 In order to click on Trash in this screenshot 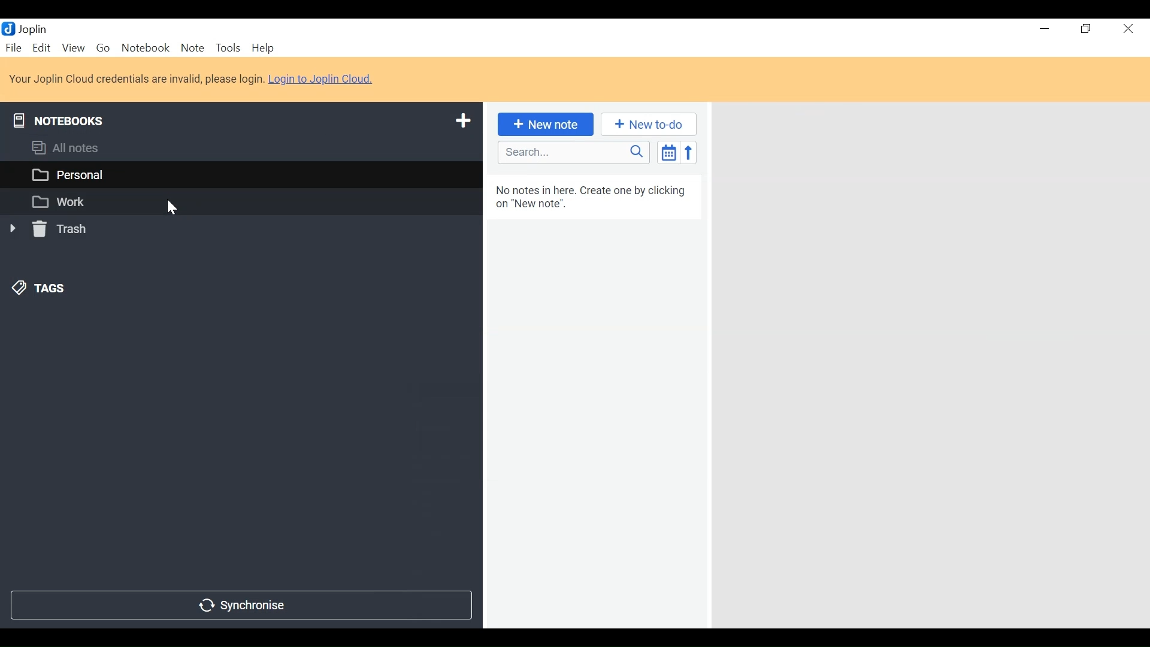, I will do `click(50, 231)`.